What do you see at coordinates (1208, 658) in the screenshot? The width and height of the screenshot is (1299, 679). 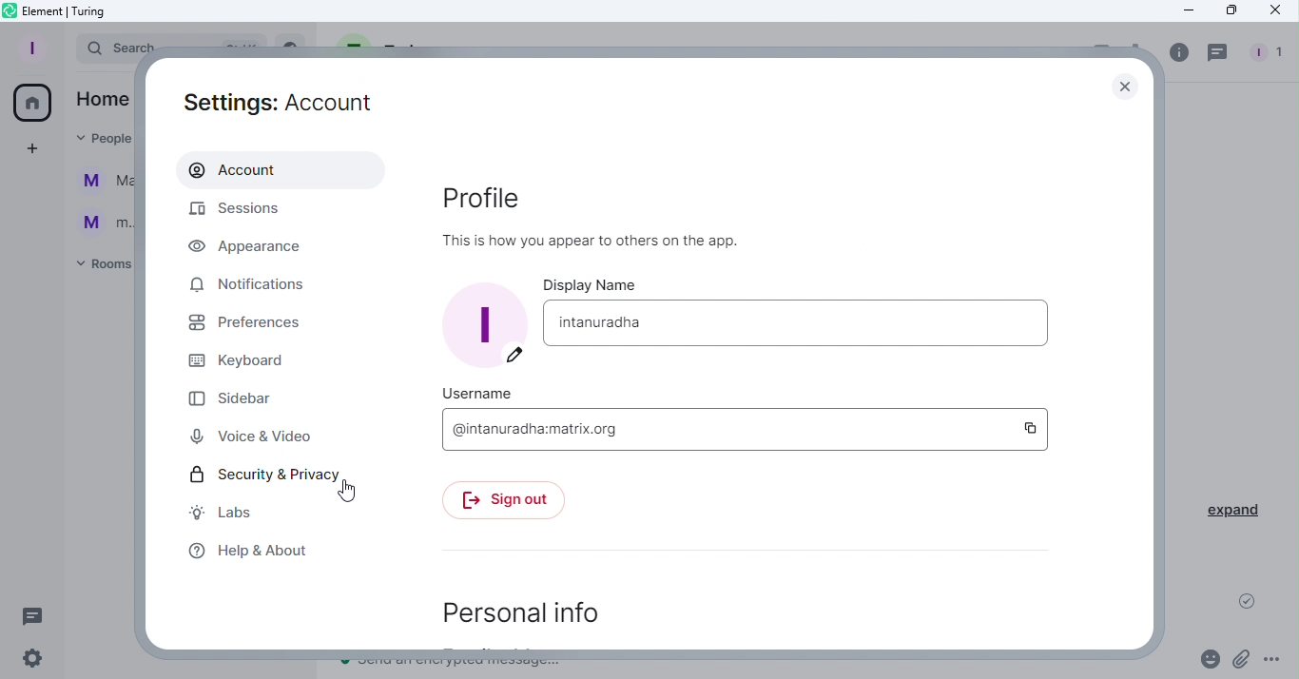 I see `Emoji` at bounding box center [1208, 658].